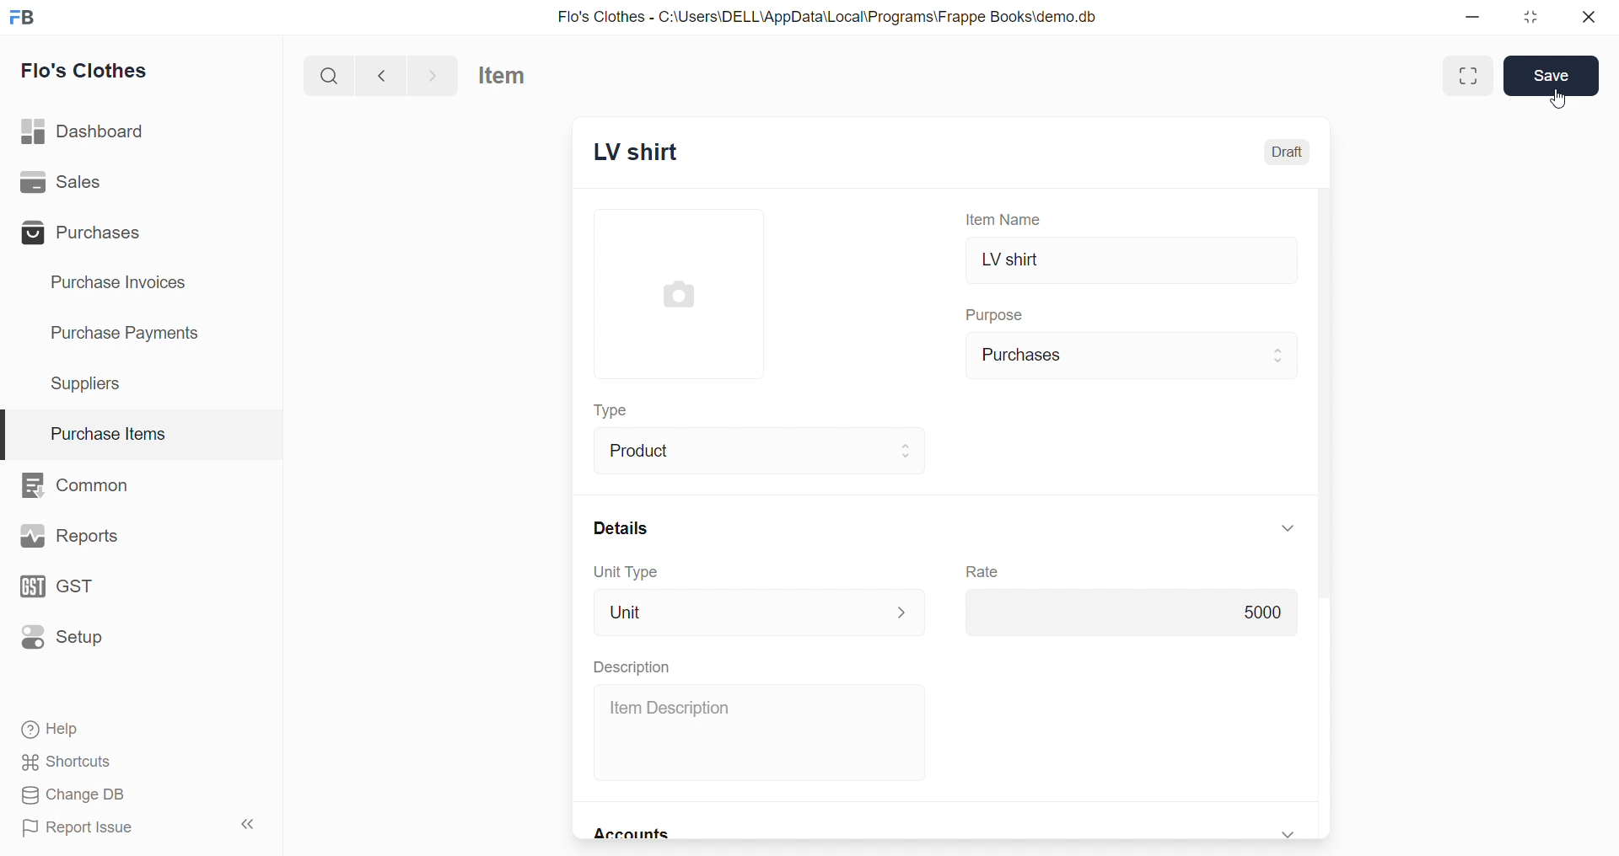 Image resolution: width=1619 pixels, height=856 pixels. What do you see at coordinates (133, 794) in the screenshot?
I see `Change DB` at bounding box center [133, 794].